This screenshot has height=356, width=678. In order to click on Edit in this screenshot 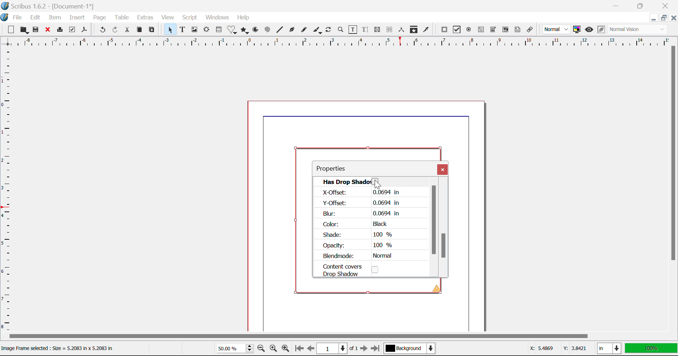, I will do `click(35, 18)`.